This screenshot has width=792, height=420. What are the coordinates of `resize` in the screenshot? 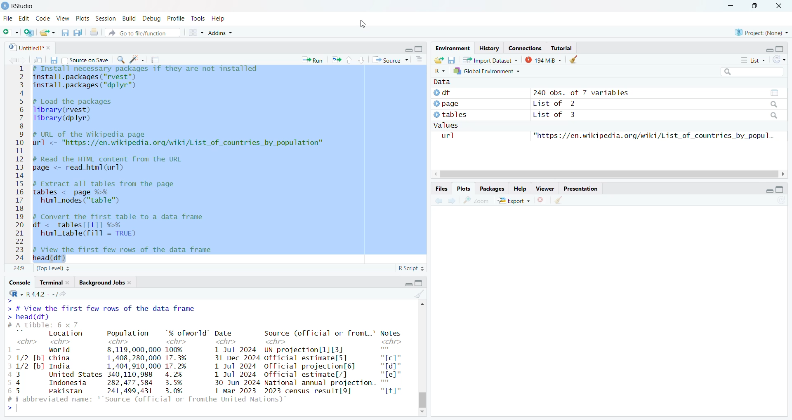 It's located at (754, 6).